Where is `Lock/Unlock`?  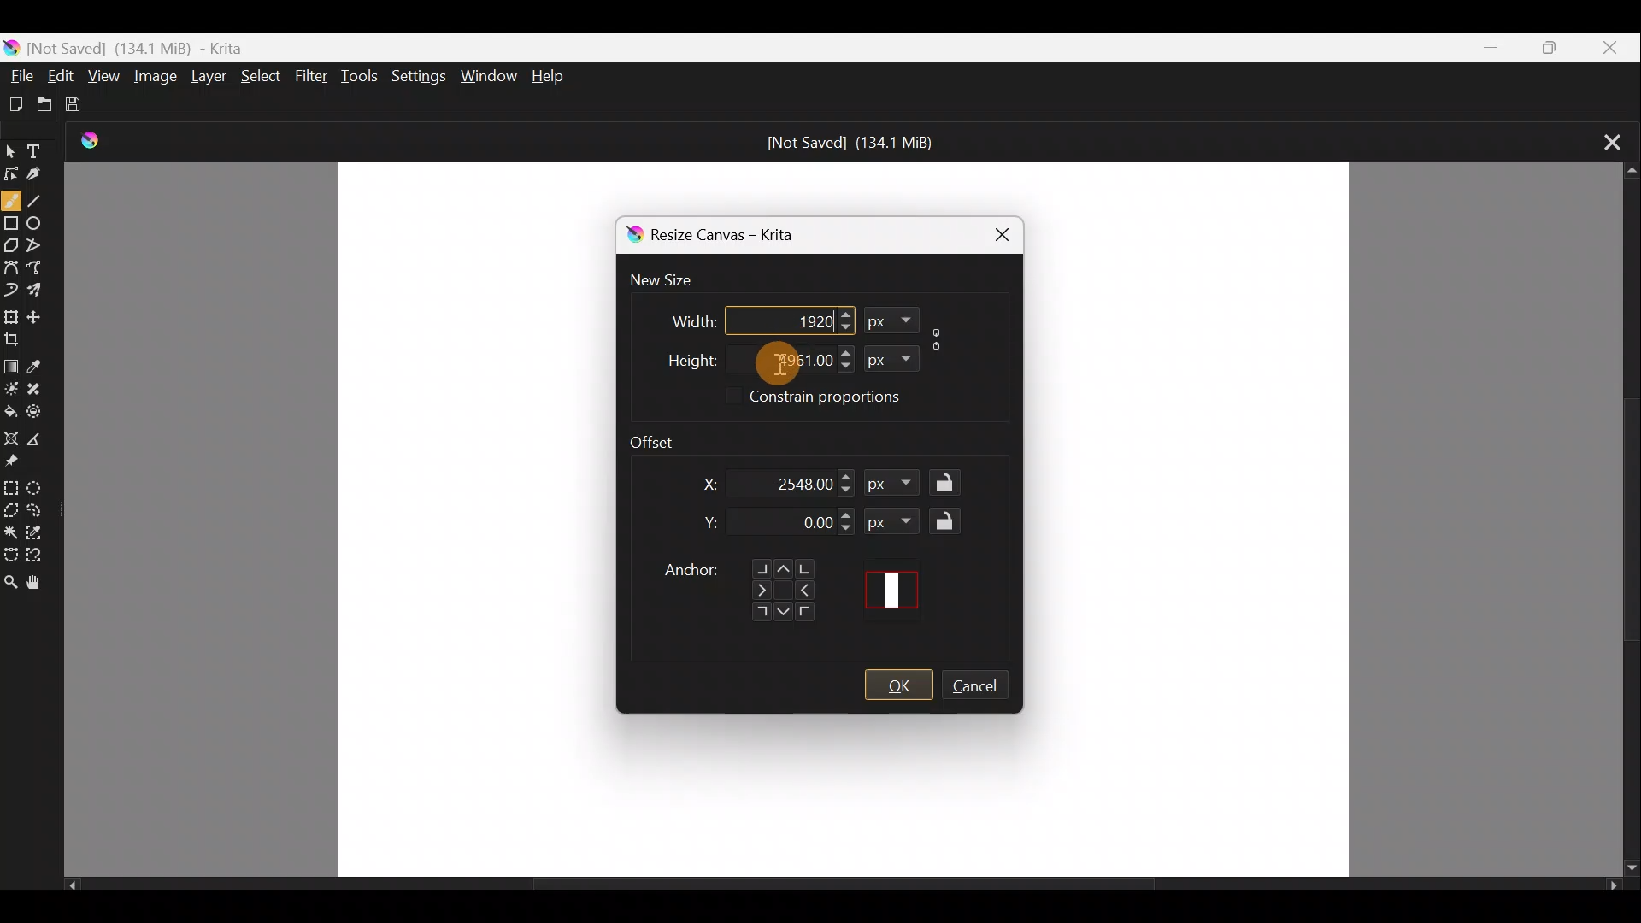 Lock/Unlock is located at coordinates (950, 484).